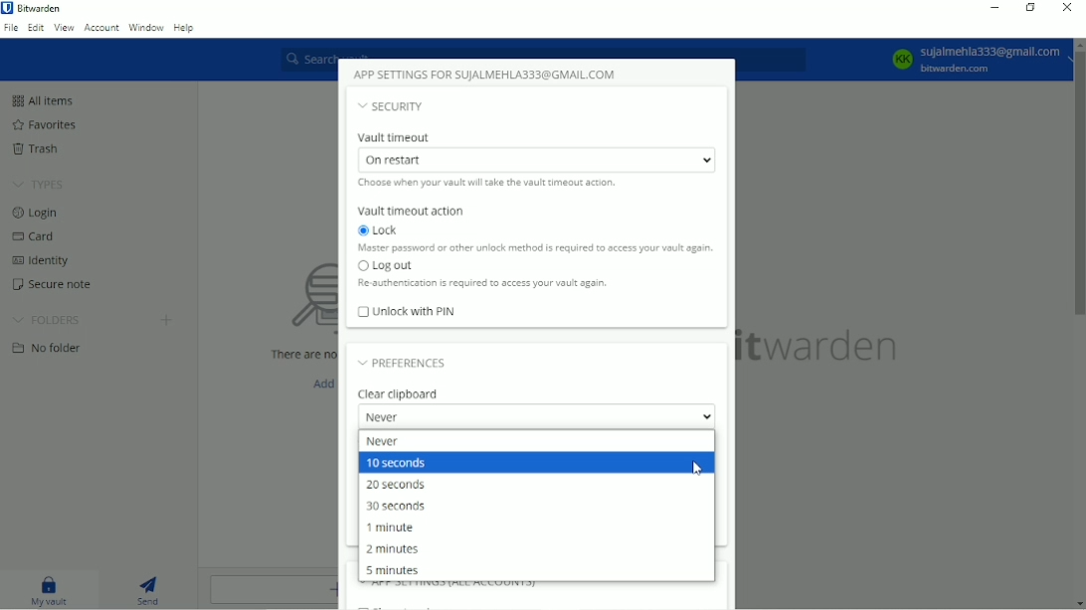 The width and height of the screenshot is (1086, 610). I want to click on 10 seconds, so click(399, 464).